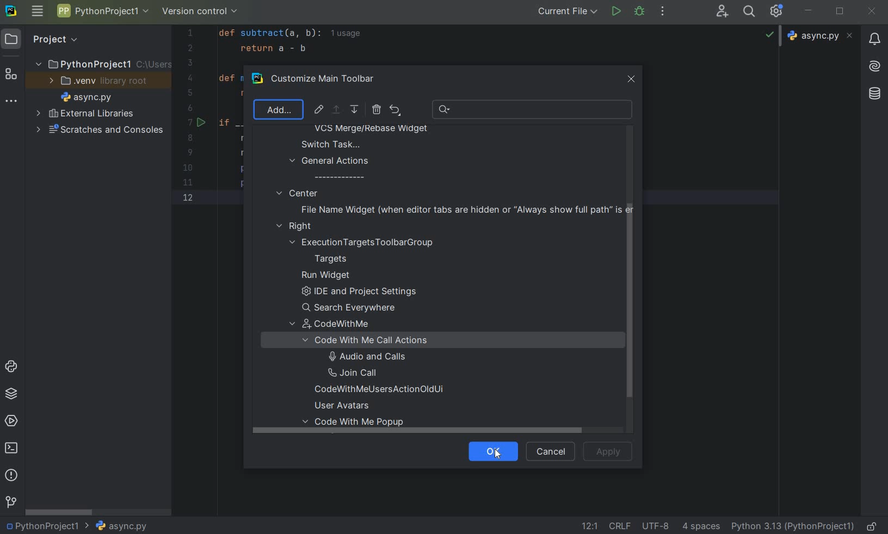  Describe the element at coordinates (363, 243) in the screenshot. I see `execution Targets Toolbar Group` at that location.